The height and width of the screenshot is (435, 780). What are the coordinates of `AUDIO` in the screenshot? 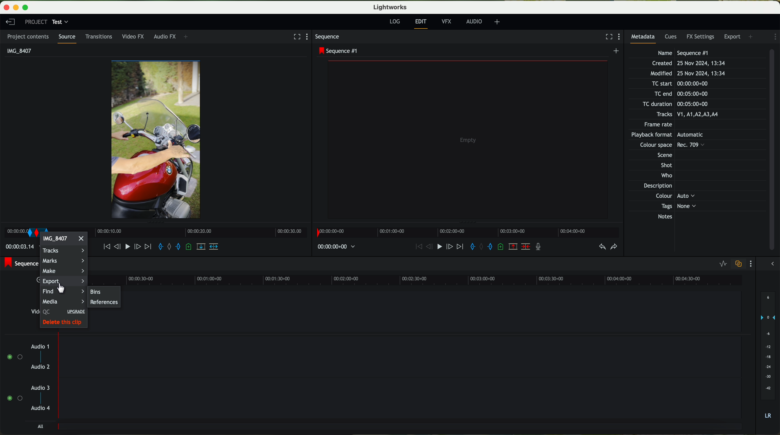 It's located at (473, 21).